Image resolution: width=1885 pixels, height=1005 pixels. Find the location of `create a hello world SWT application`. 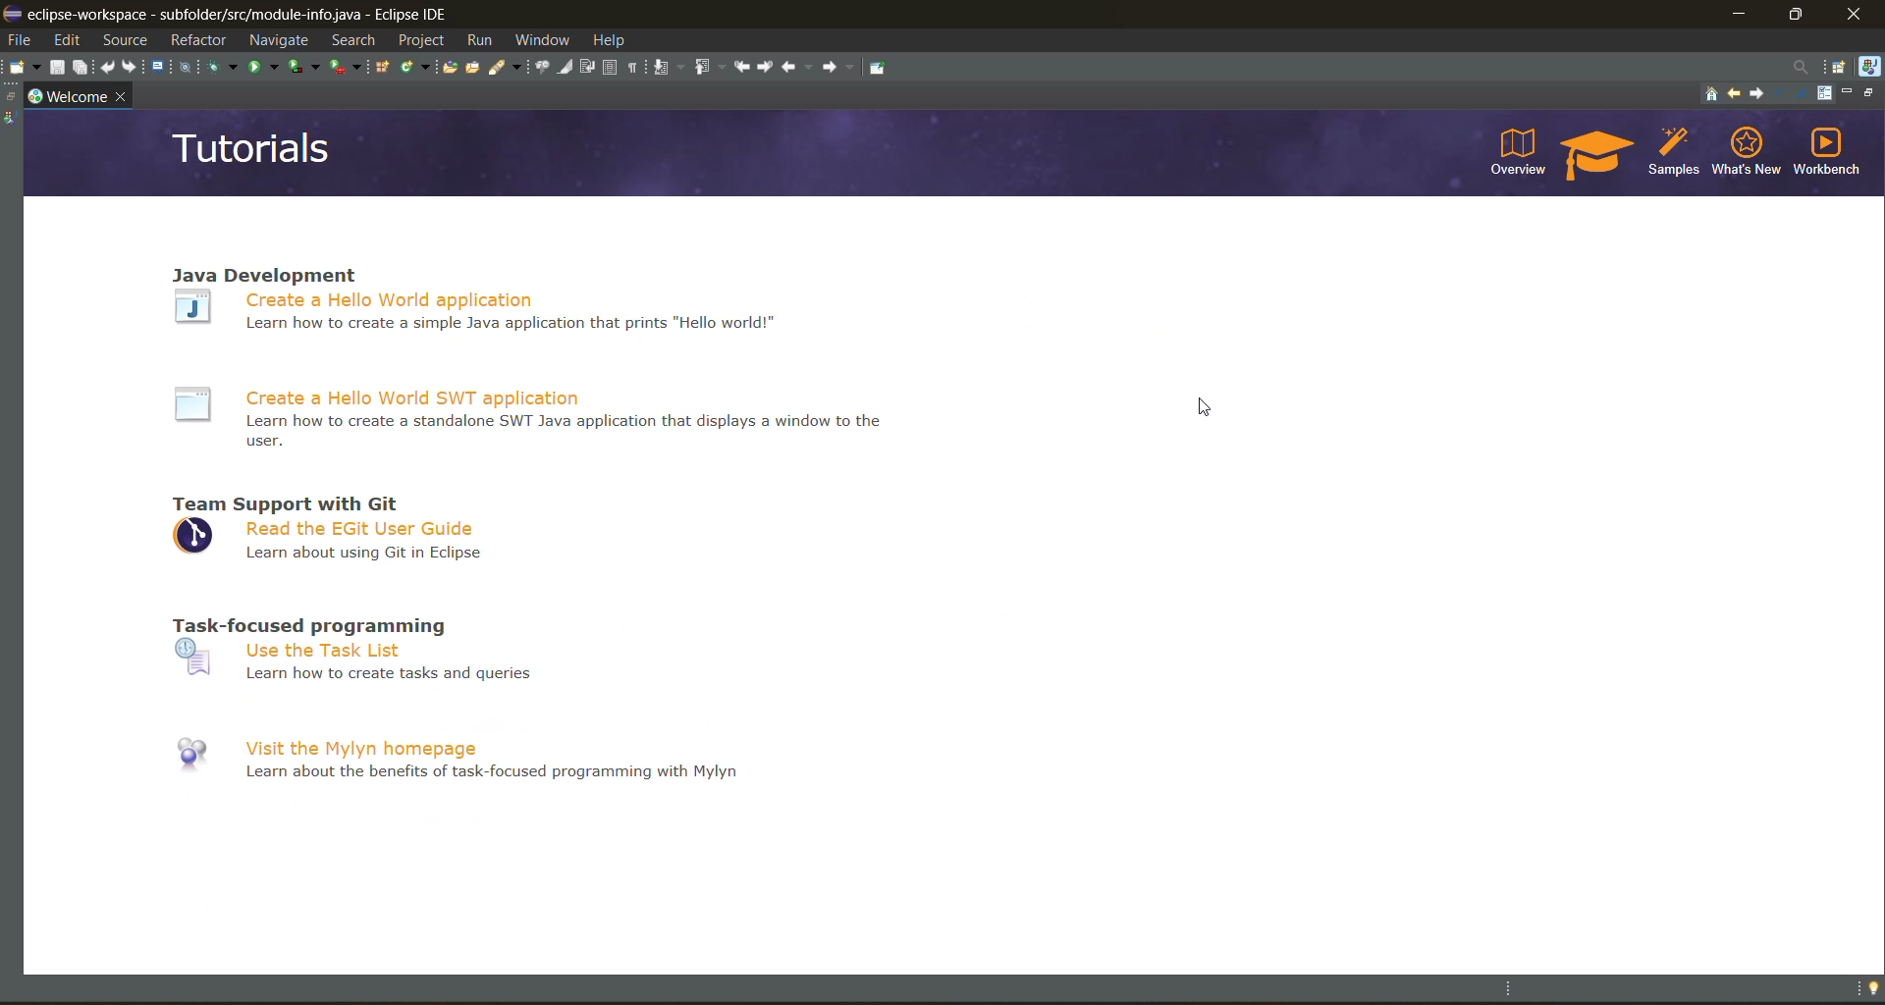

create a hello world SWT application is located at coordinates (541, 418).